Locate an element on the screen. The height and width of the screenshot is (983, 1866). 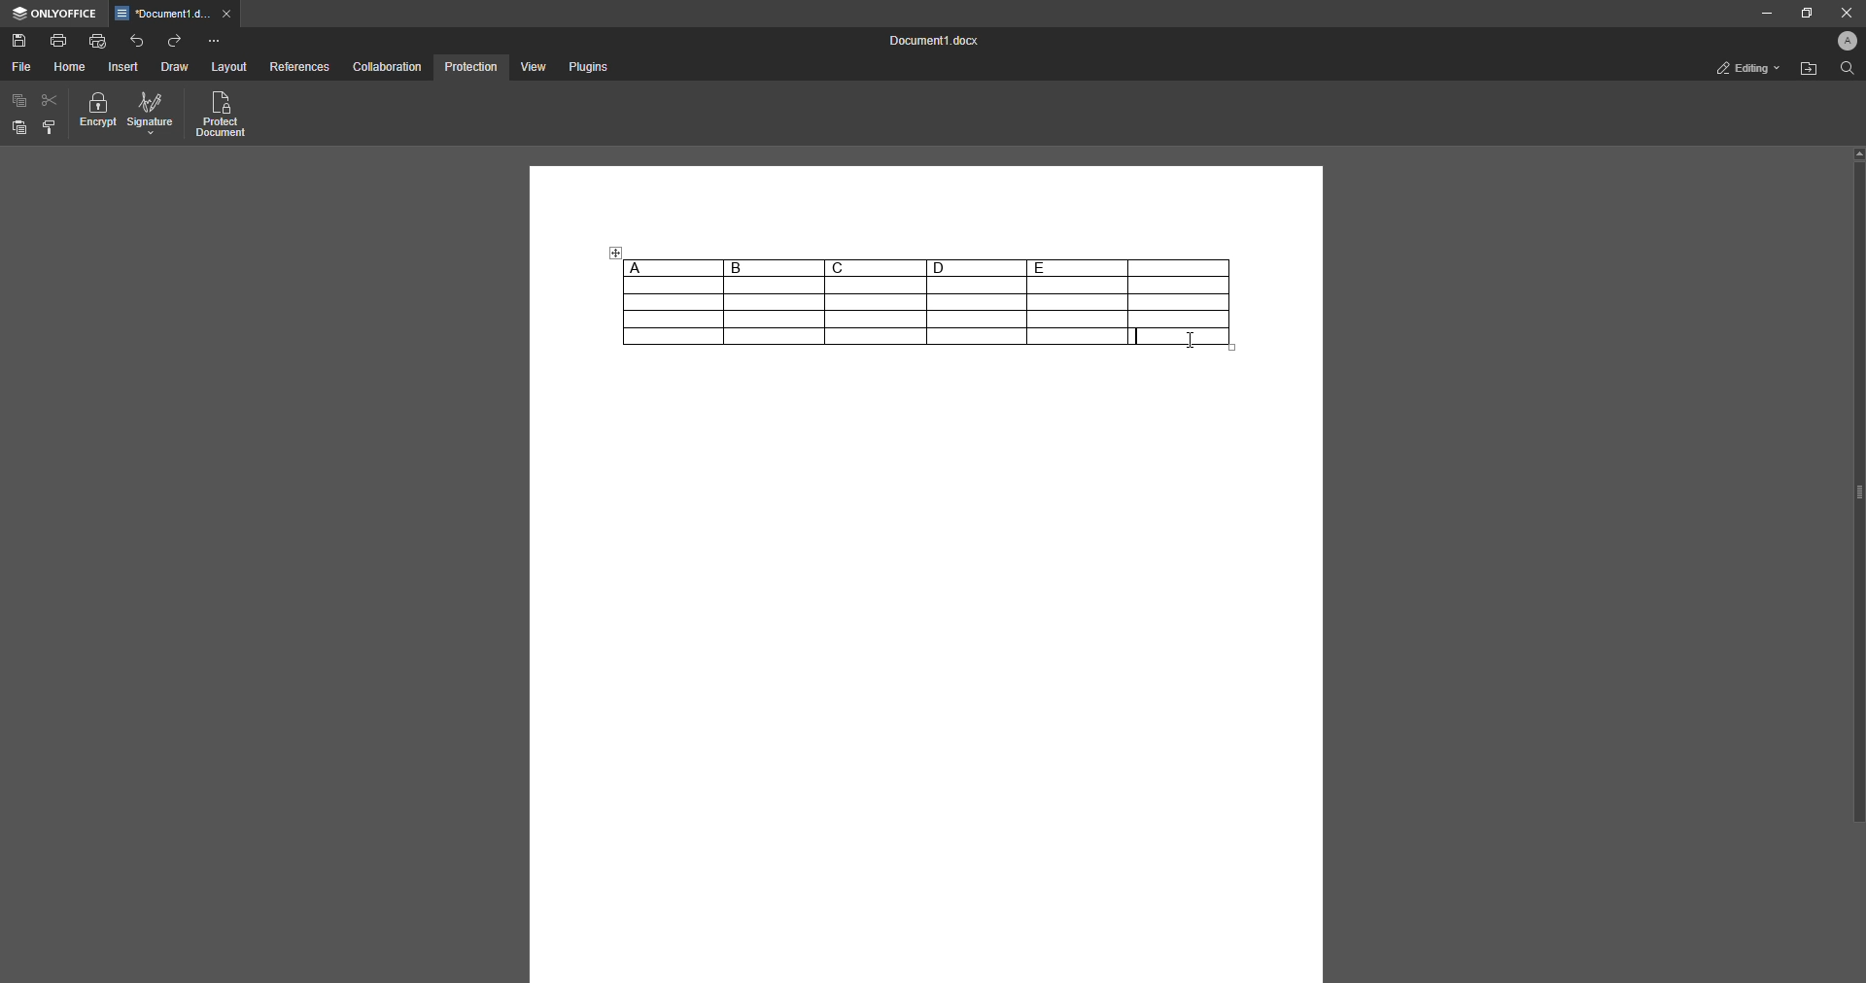
Search is located at coordinates (1845, 70).